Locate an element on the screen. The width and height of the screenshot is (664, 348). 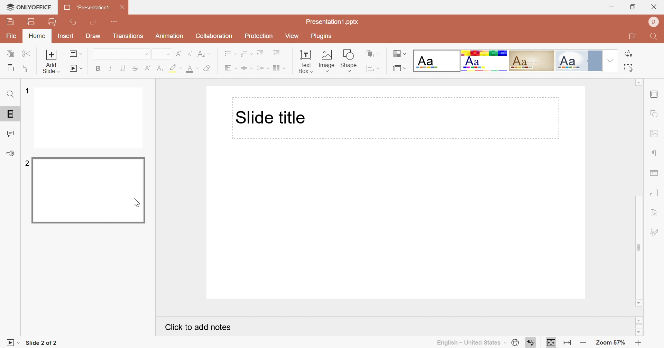
Minimize is located at coordinates (612, 8).